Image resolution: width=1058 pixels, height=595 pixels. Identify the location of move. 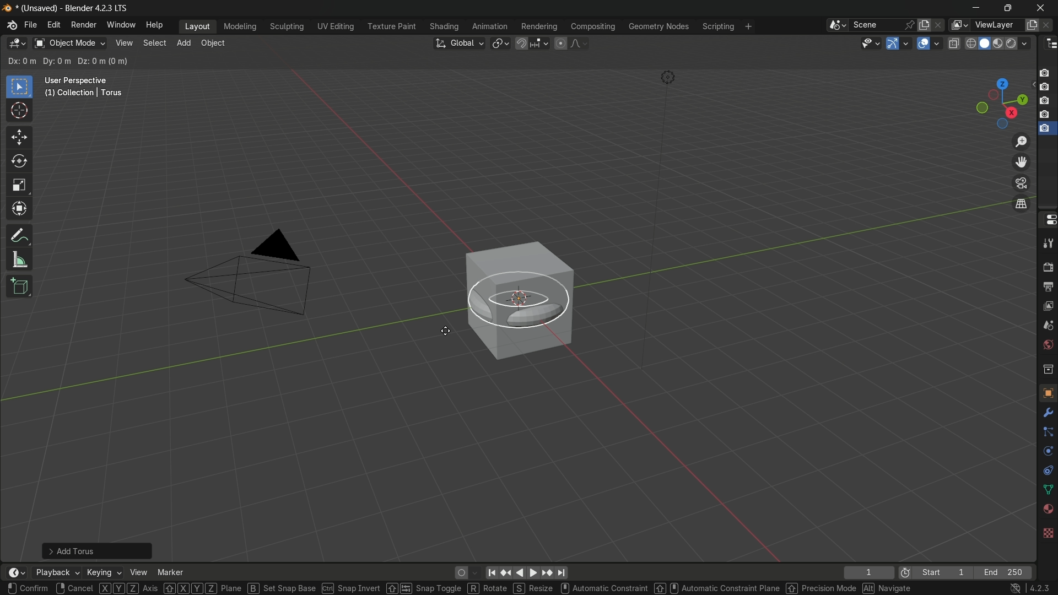
(20, 138).